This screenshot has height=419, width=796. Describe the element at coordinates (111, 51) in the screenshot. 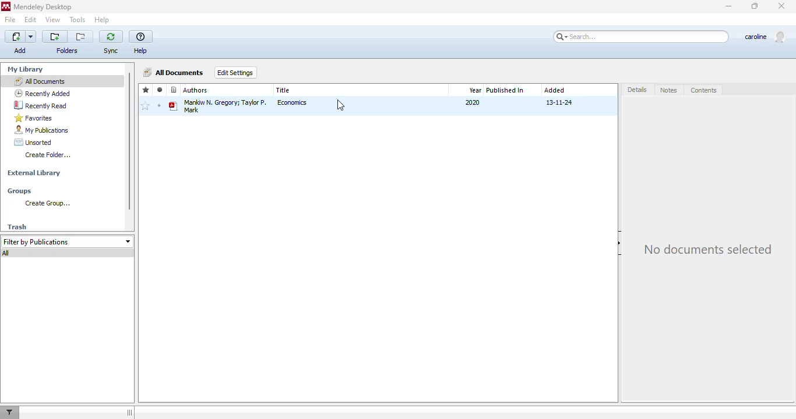

I see `sync` at that location.